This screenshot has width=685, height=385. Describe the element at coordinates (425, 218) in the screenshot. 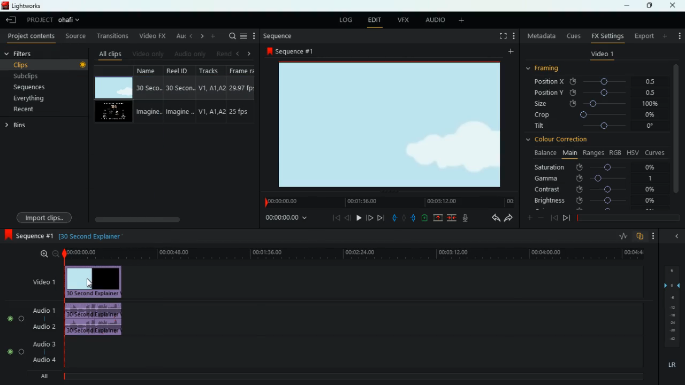

I see `charge` at that location.